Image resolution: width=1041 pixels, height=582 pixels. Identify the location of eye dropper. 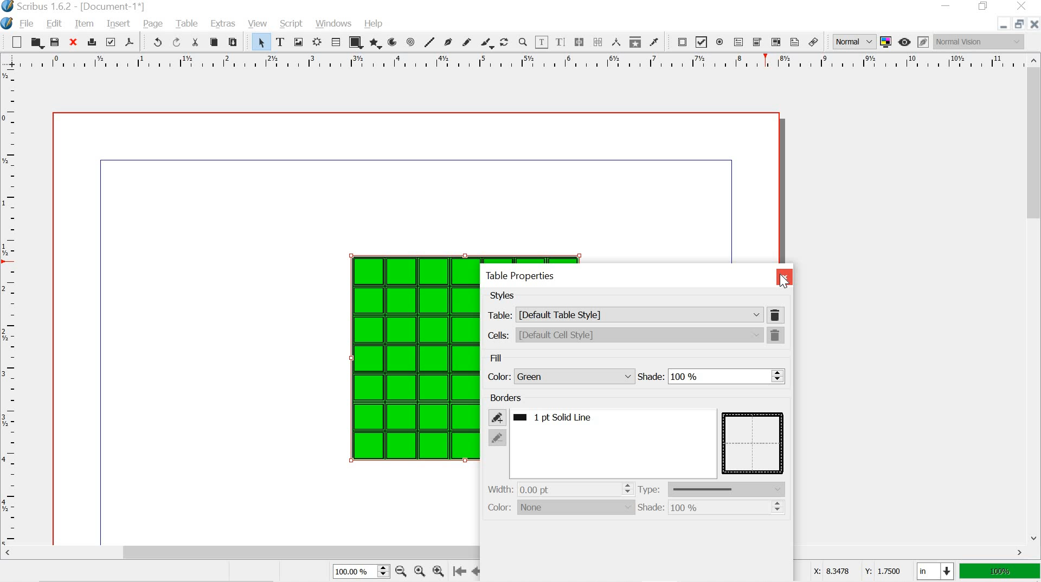
(654, 41).